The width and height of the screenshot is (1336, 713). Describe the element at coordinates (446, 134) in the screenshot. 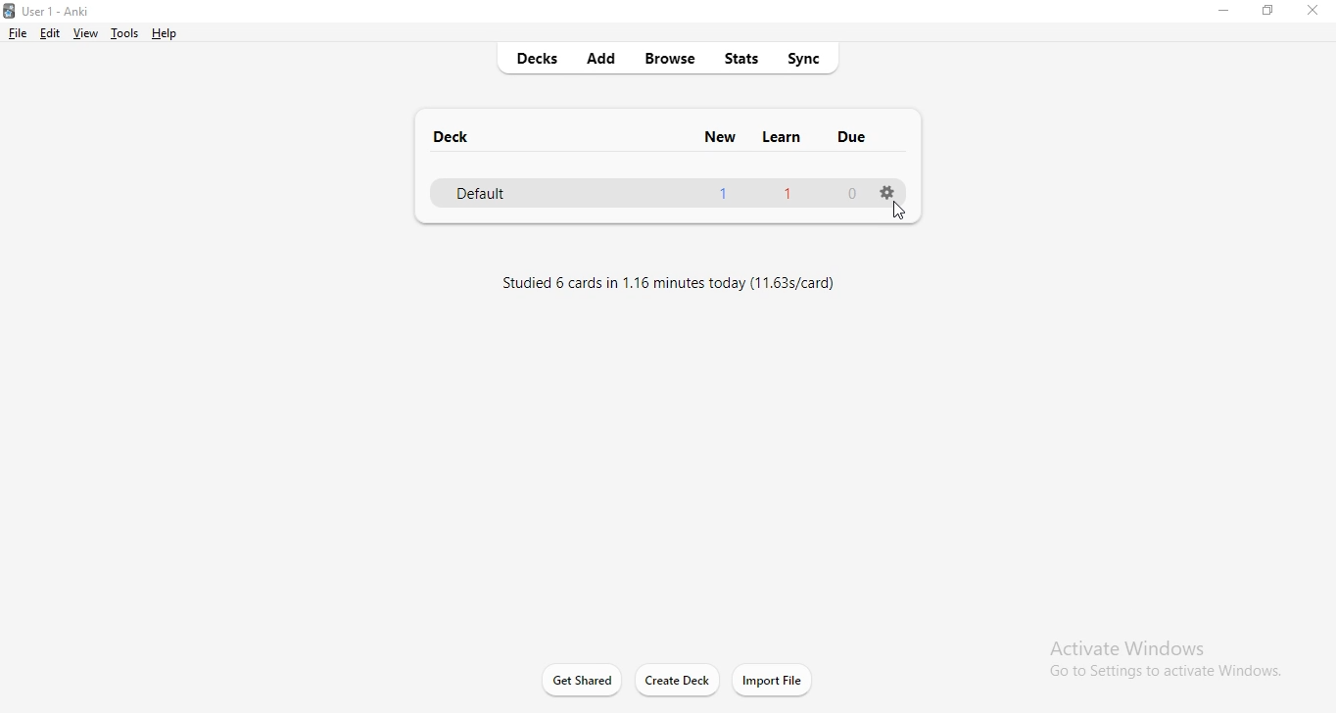

I see `deck` at that location.